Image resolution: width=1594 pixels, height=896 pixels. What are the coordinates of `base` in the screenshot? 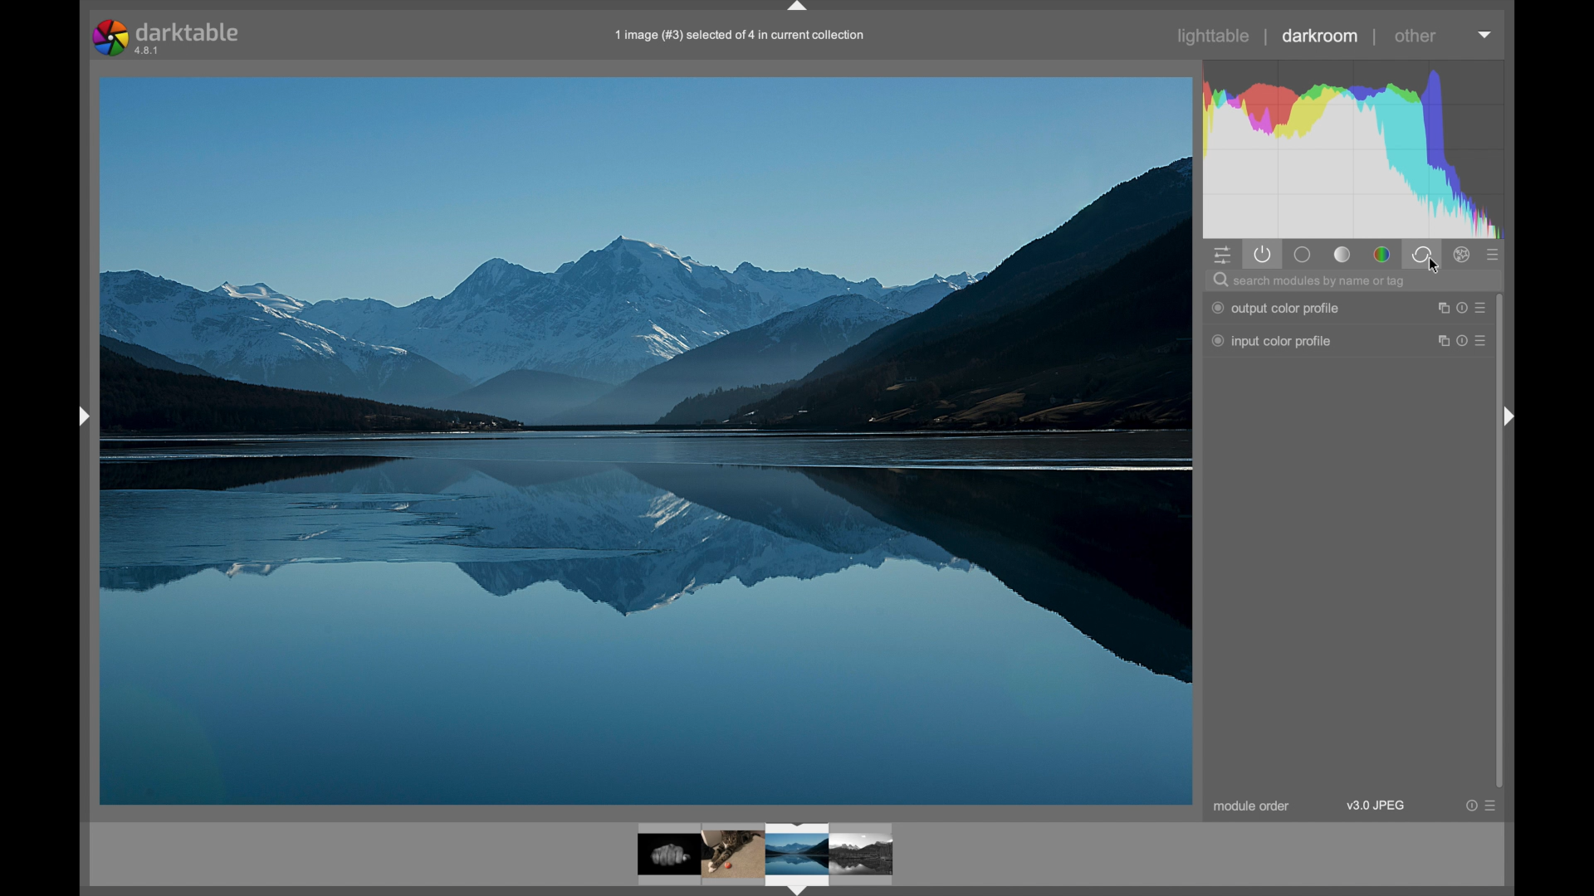 It's located at (1303, 255).